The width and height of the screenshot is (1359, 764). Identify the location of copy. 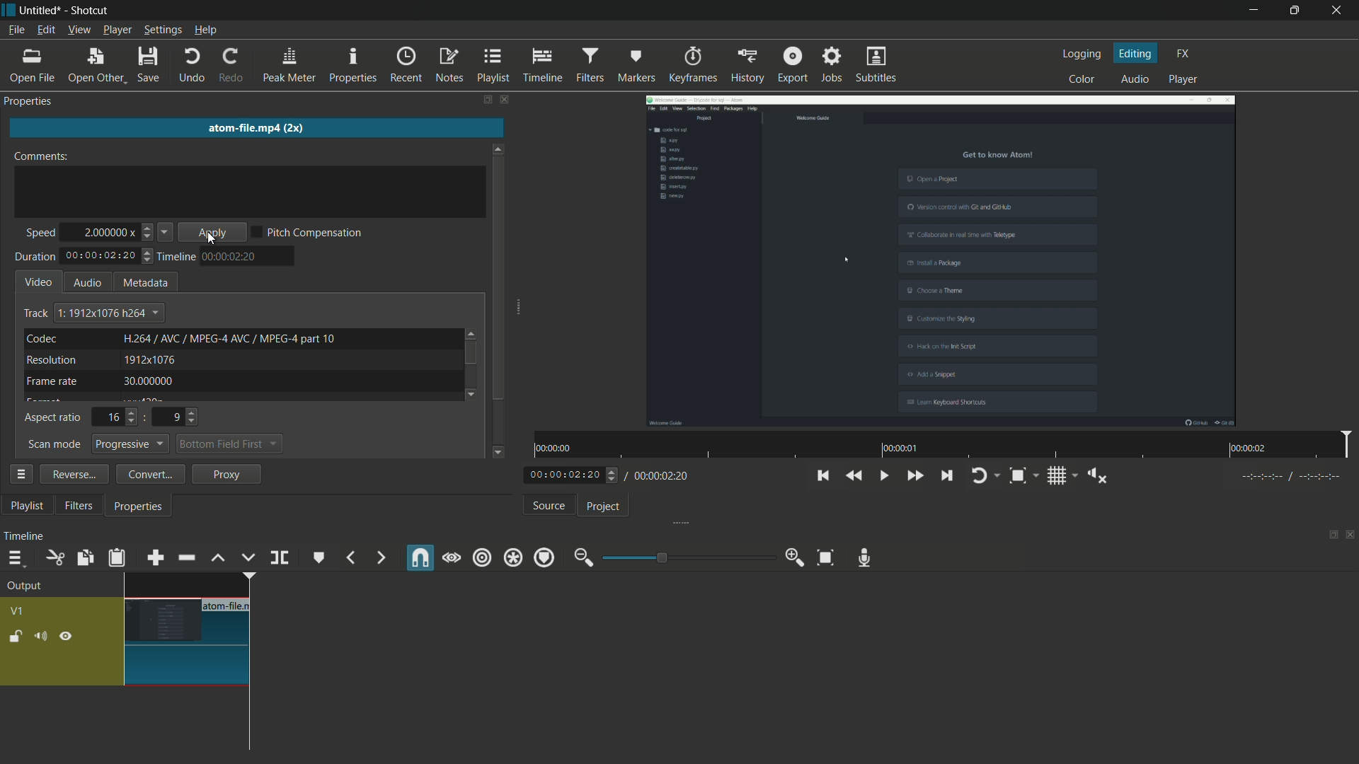
(84, 557).